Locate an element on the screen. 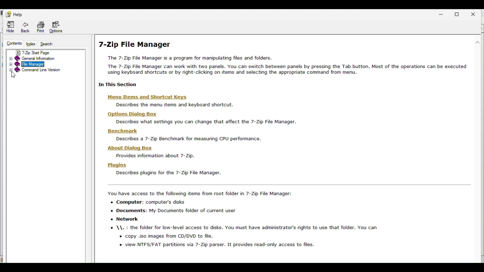 This screenshot has width=484, height=272. Hons Di: is located at coordinates (133, 114).